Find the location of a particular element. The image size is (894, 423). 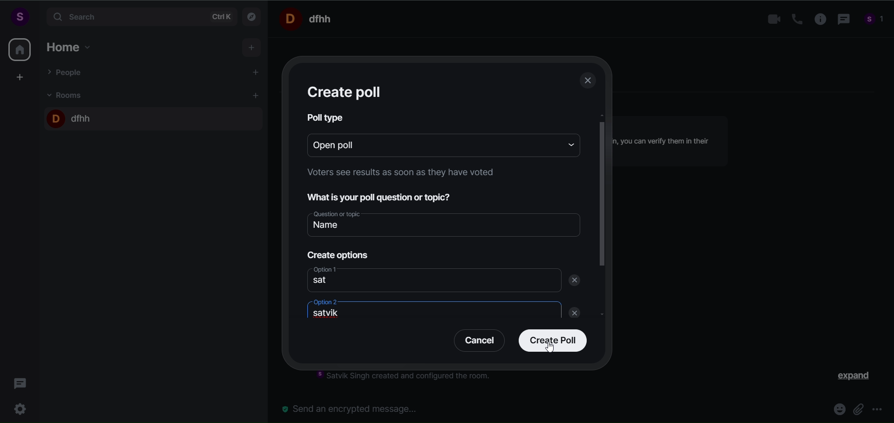

cursor is located at coordinates (551, 348).